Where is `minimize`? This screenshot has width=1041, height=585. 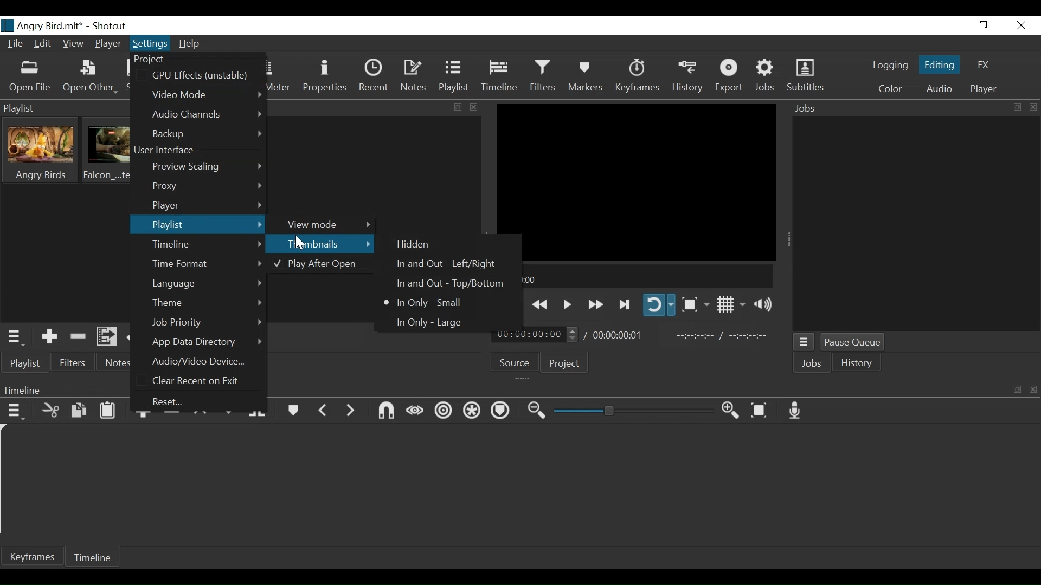 minimize is located at coordinates (946, 26).